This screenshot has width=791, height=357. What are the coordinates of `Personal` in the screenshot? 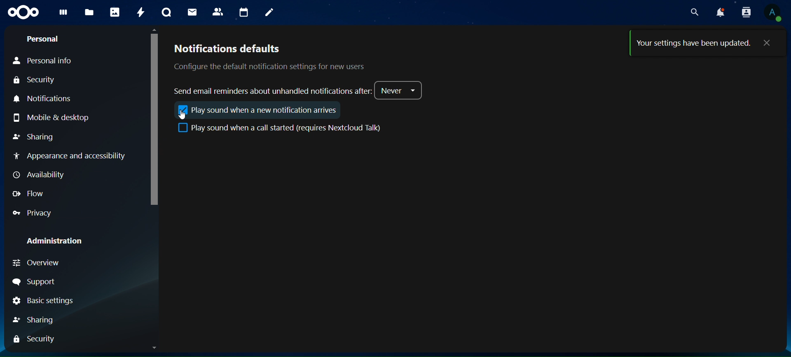 It's located at (42, 39).